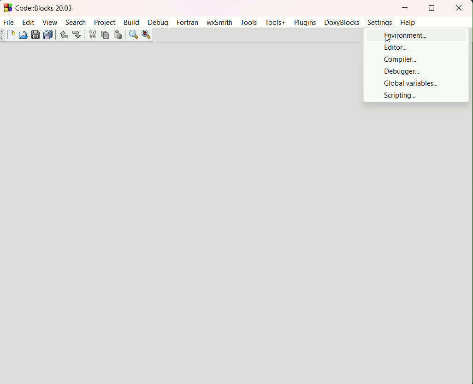 Image resolution: width=473 pixels, height=384 pixels. Describe the element at coordinates (431, 8) in the screenshot. I see `fullscreen` at that location.